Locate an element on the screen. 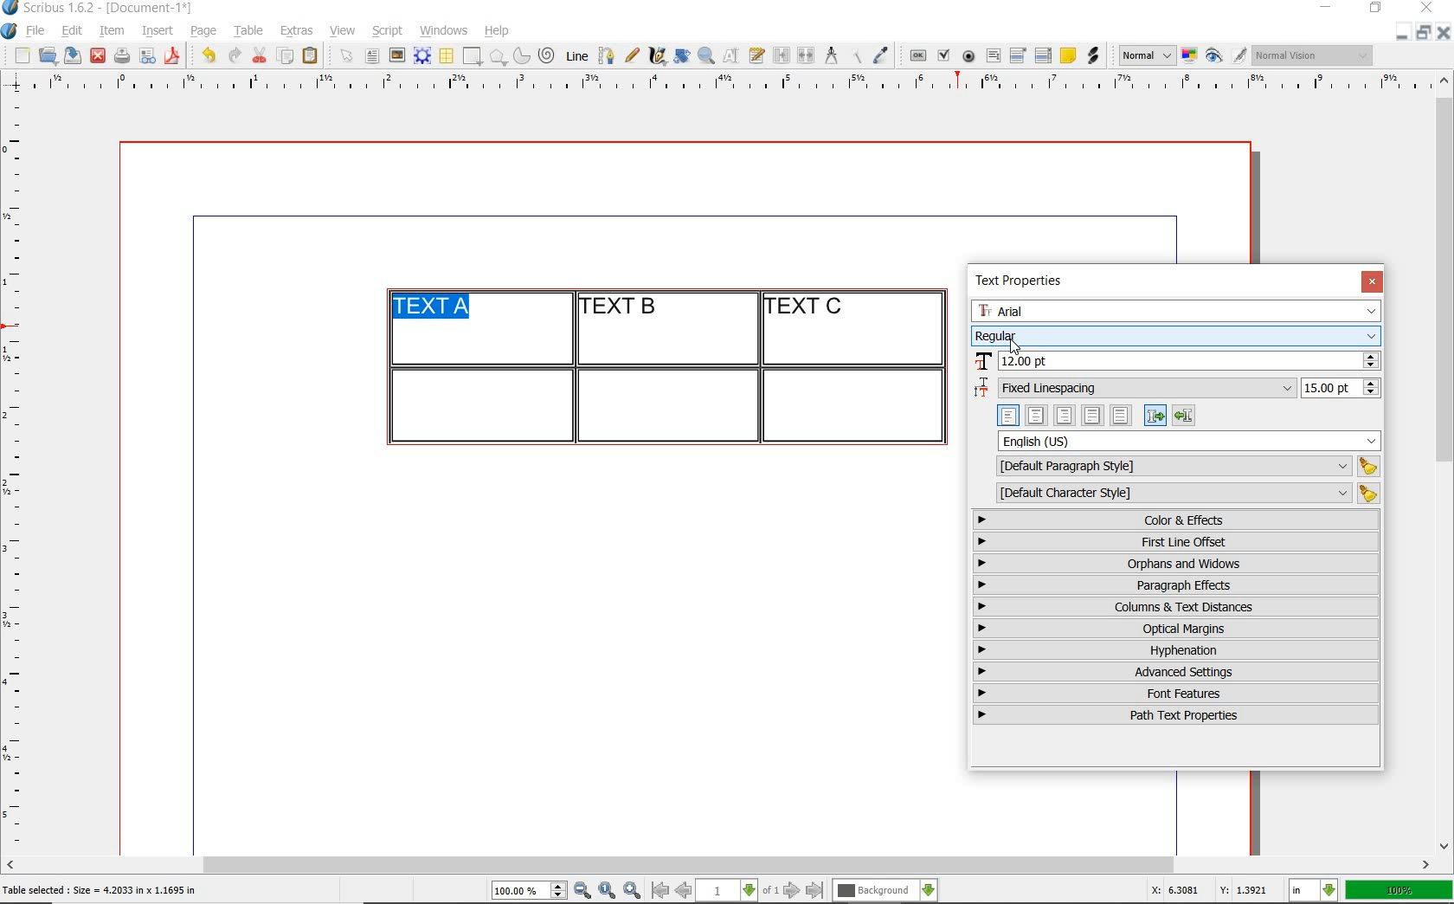 This screenshot has height=904, width=1454. eye dropper is located at coordinates (880, 57).